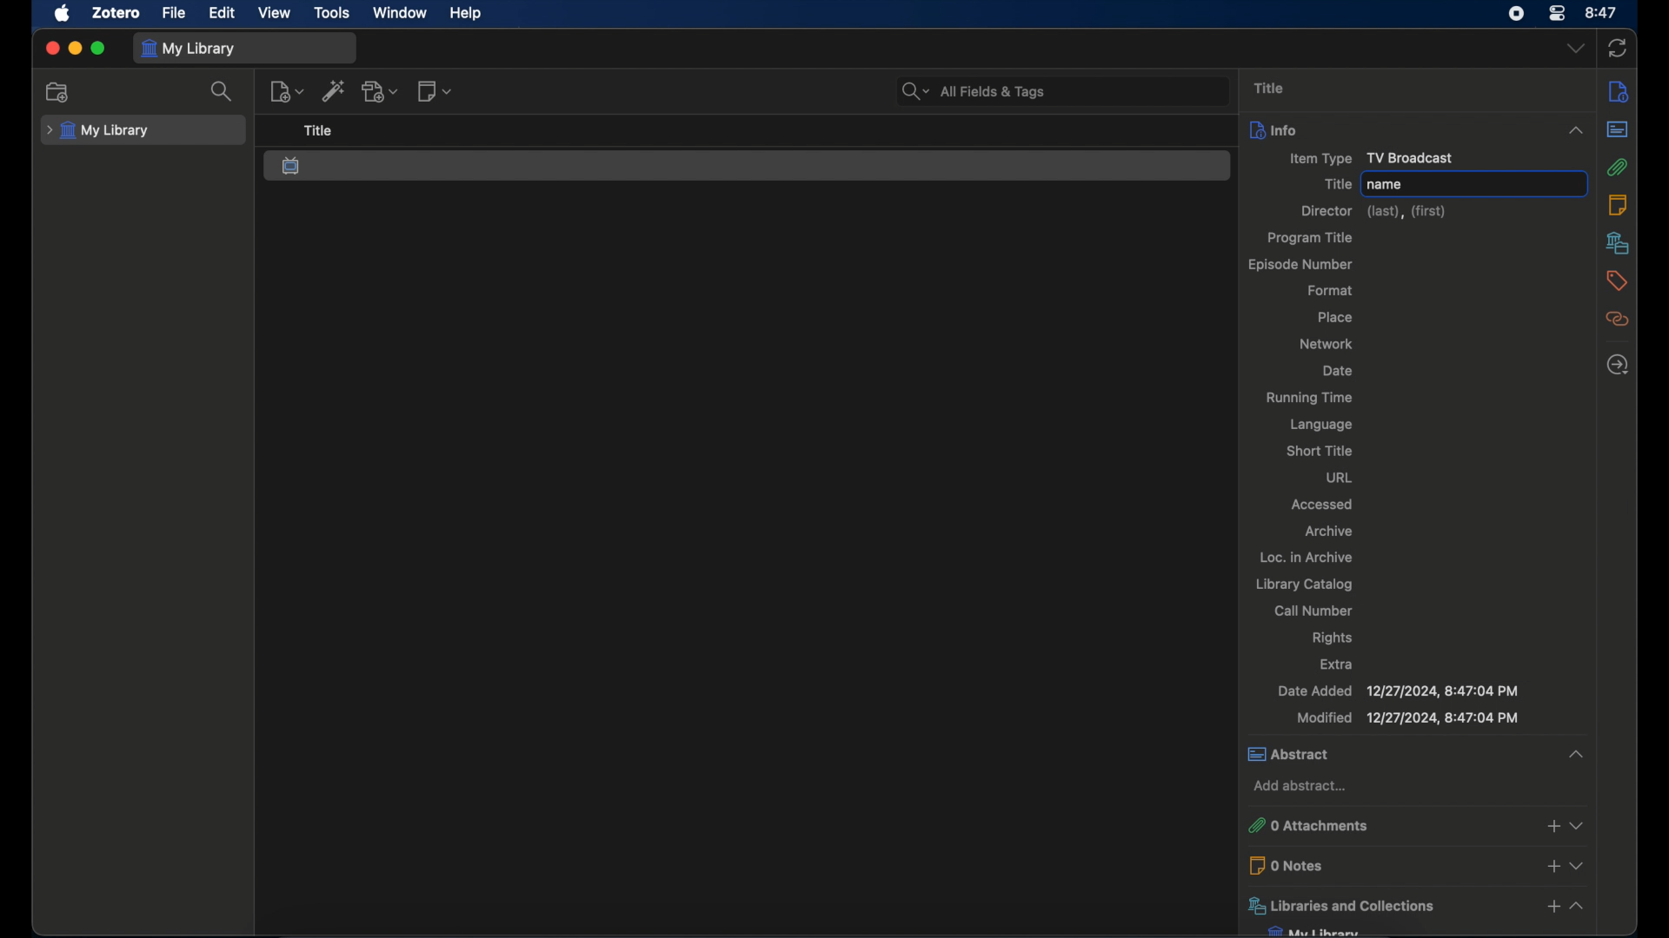 The image size is (1669, 938). I want to click on dropdown, so click(1579, 863).